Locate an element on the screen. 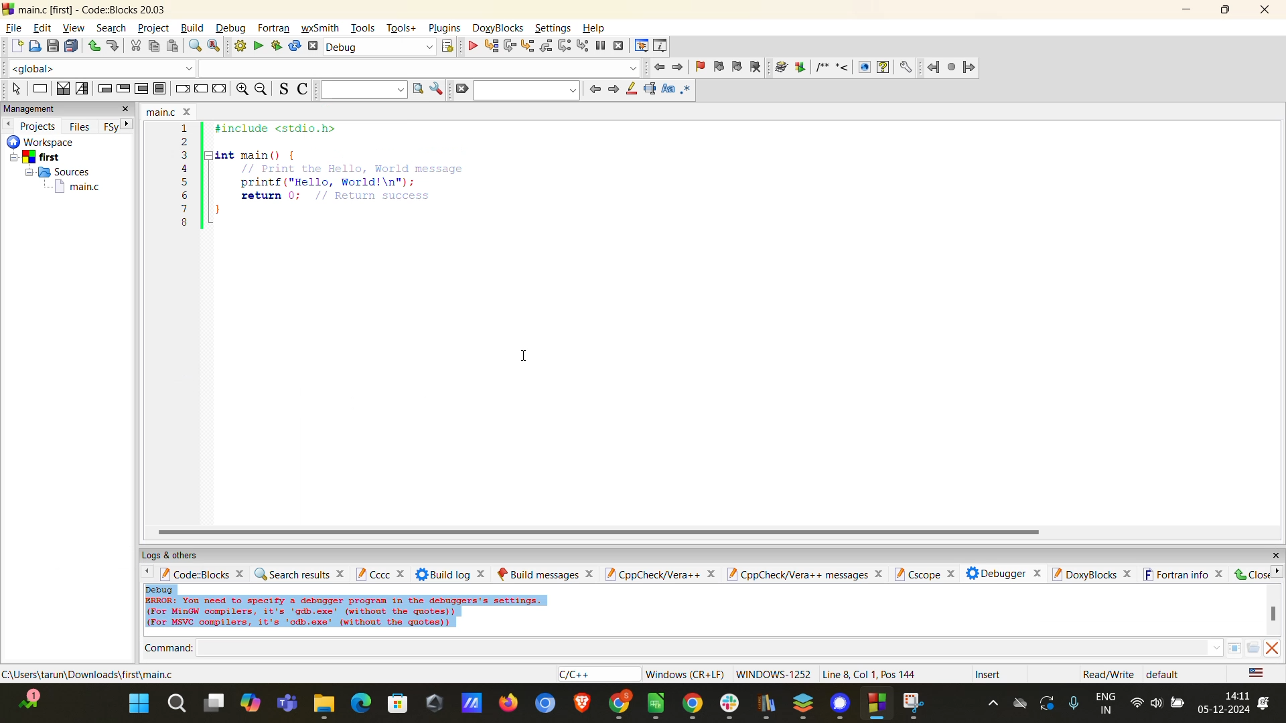 The width and height of the screenshot is (1286, 723). code is located at coordinates (347, 173).